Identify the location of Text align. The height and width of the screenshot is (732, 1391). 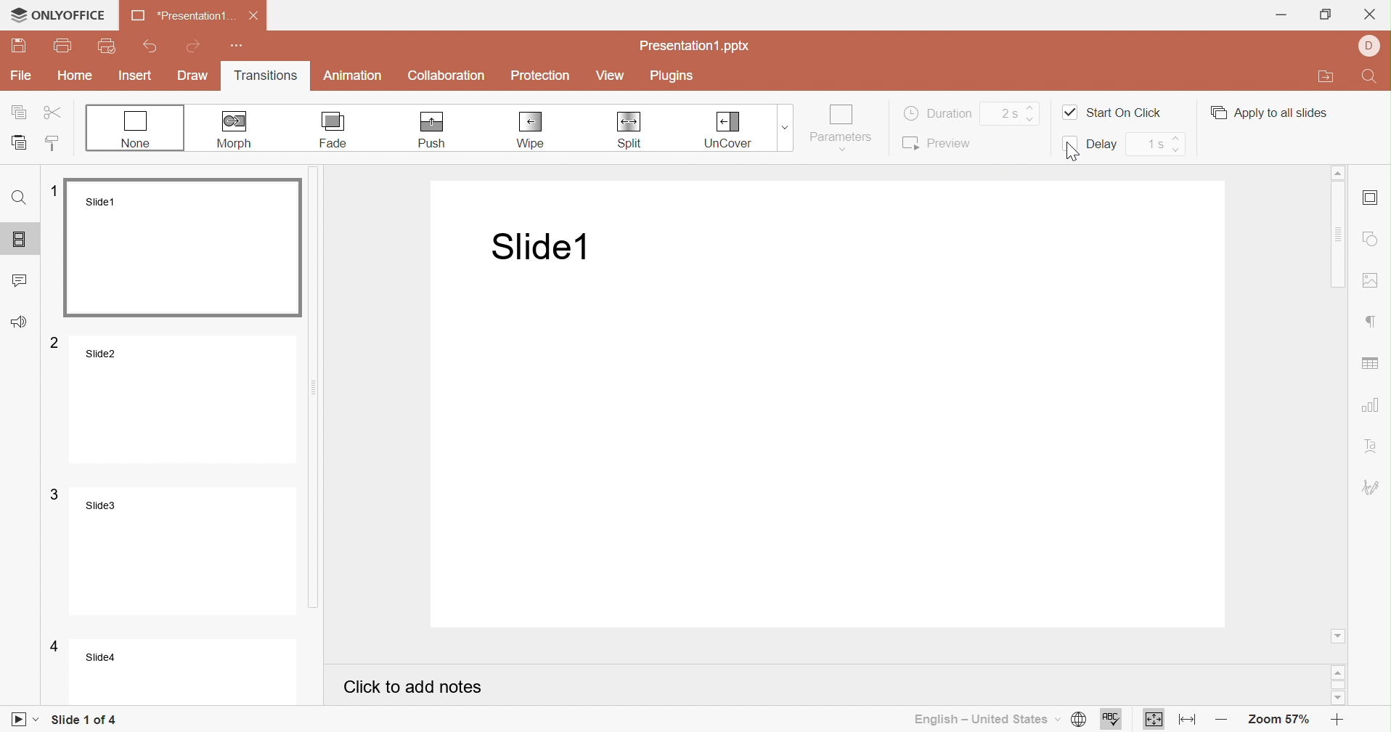
(1374, 445).